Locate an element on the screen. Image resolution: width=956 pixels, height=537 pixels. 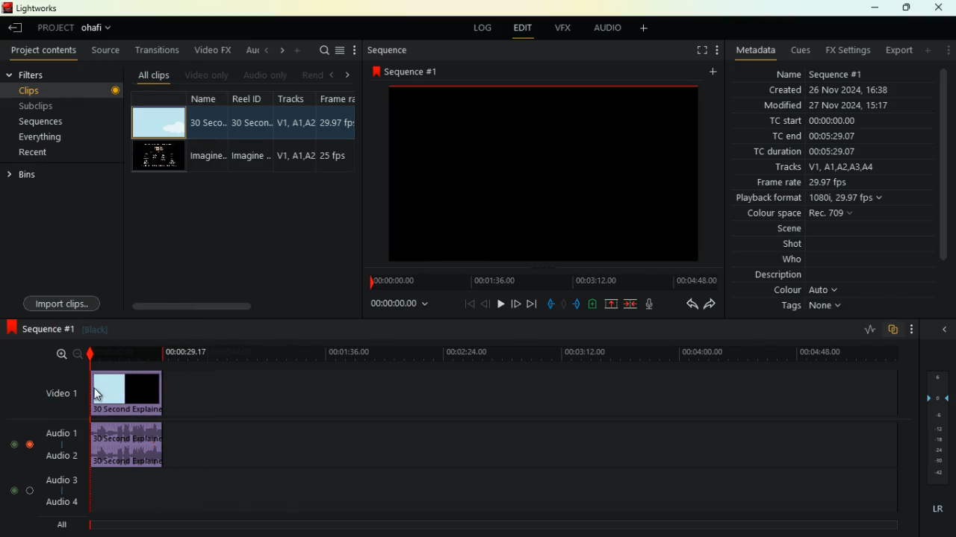
add is located at coordinates (716, 72).